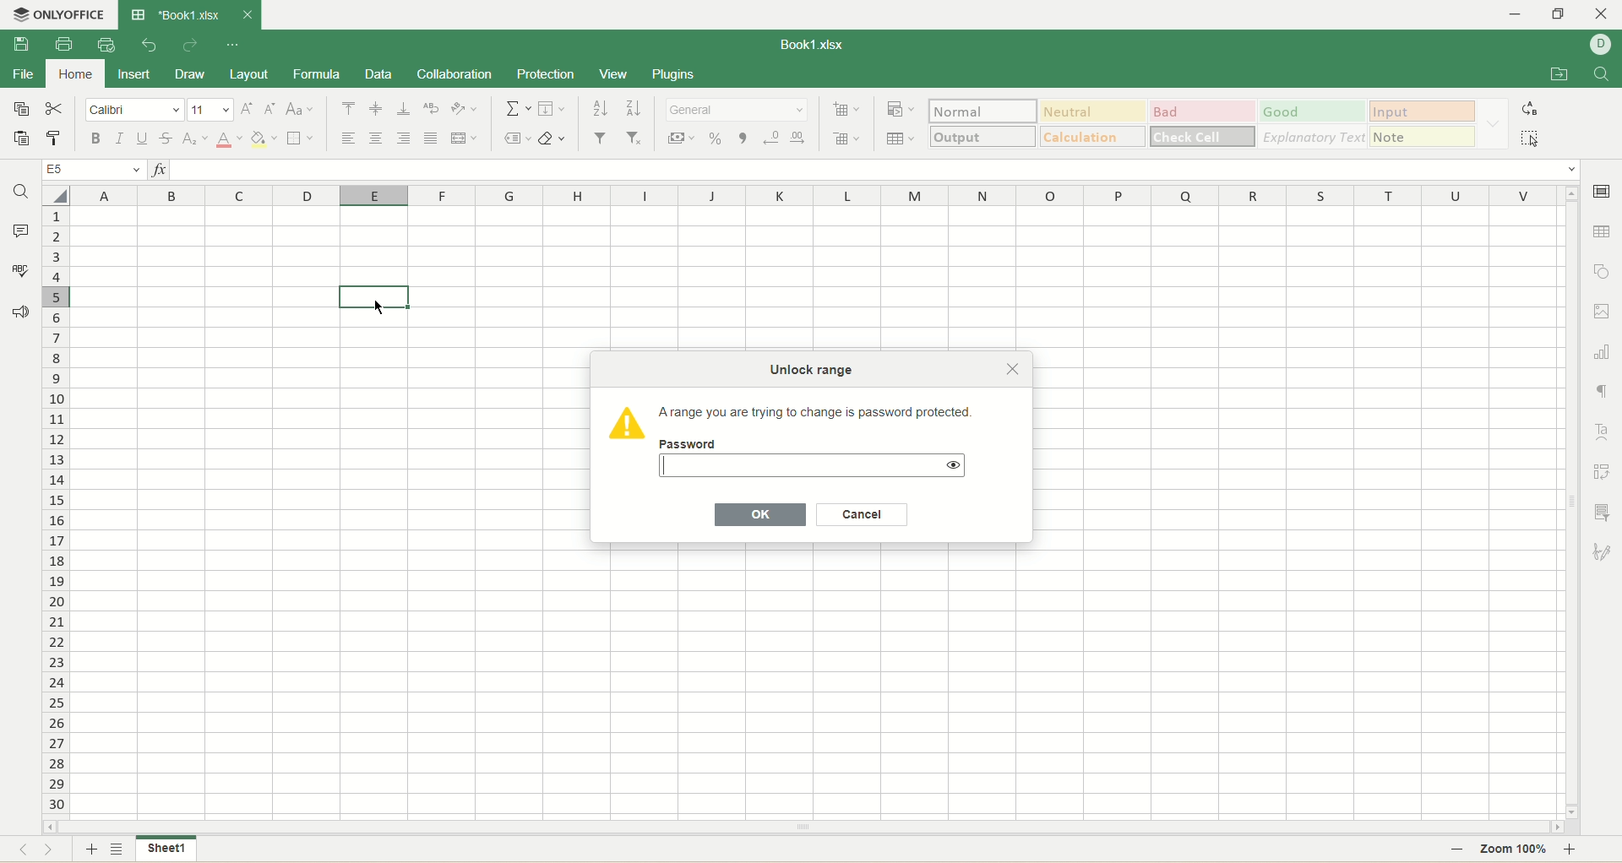 This screenshot has height=863, width=1622. What do you see at coordinates (93, 138) in the screenshot?
I see `bold` at bounding box center [93, 138].